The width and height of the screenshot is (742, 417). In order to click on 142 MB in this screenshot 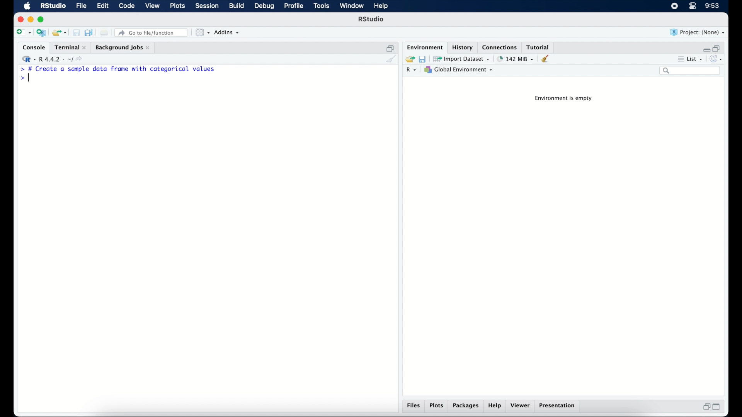, I will do `click(516, 58)`.